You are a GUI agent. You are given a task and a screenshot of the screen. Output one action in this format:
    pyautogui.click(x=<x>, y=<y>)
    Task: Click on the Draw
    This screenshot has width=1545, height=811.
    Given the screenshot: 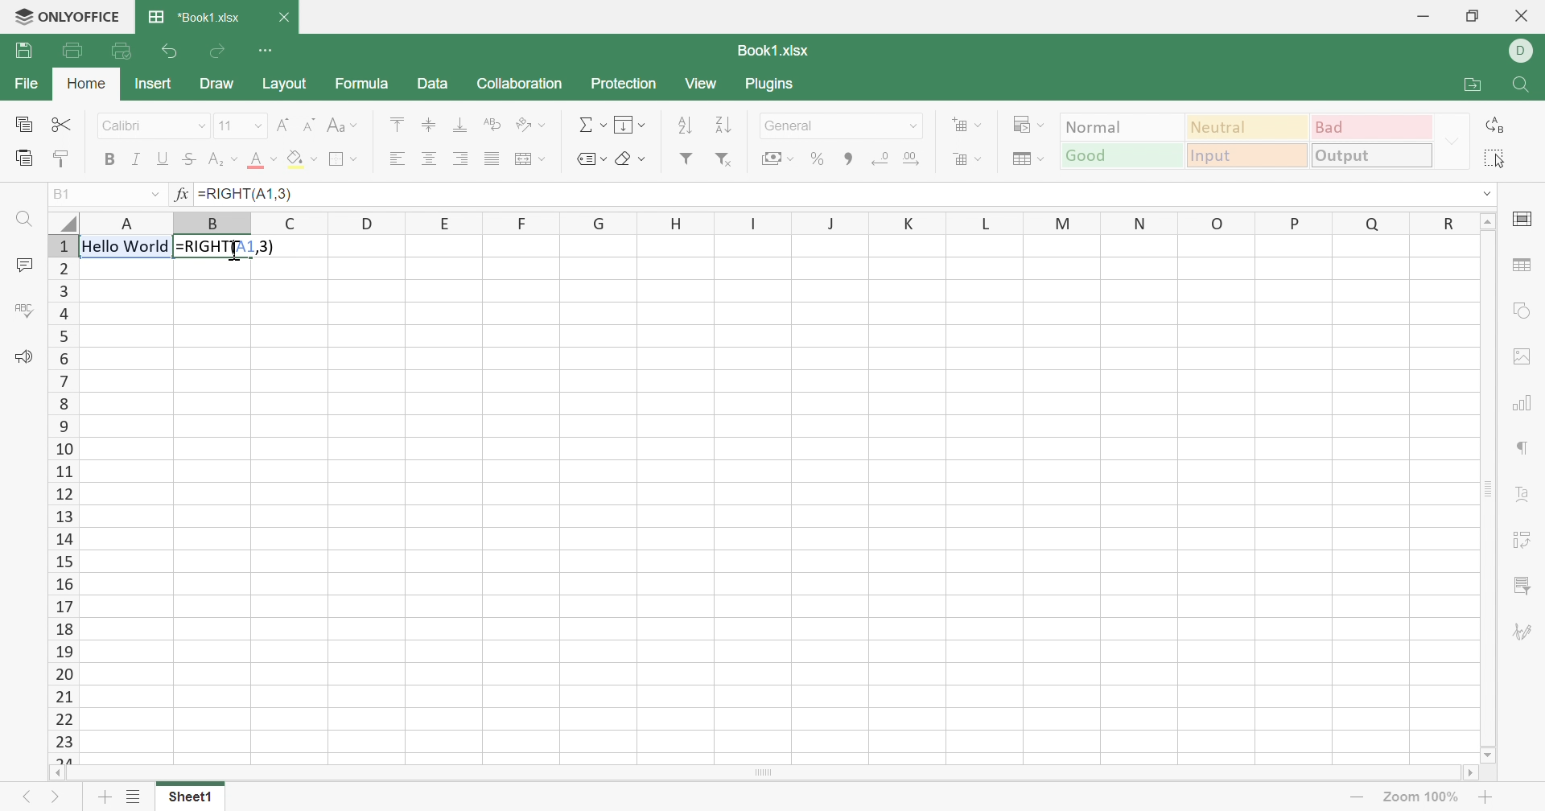 What is the action you would take?
    pyautogui.click(x=212, y=84)
    